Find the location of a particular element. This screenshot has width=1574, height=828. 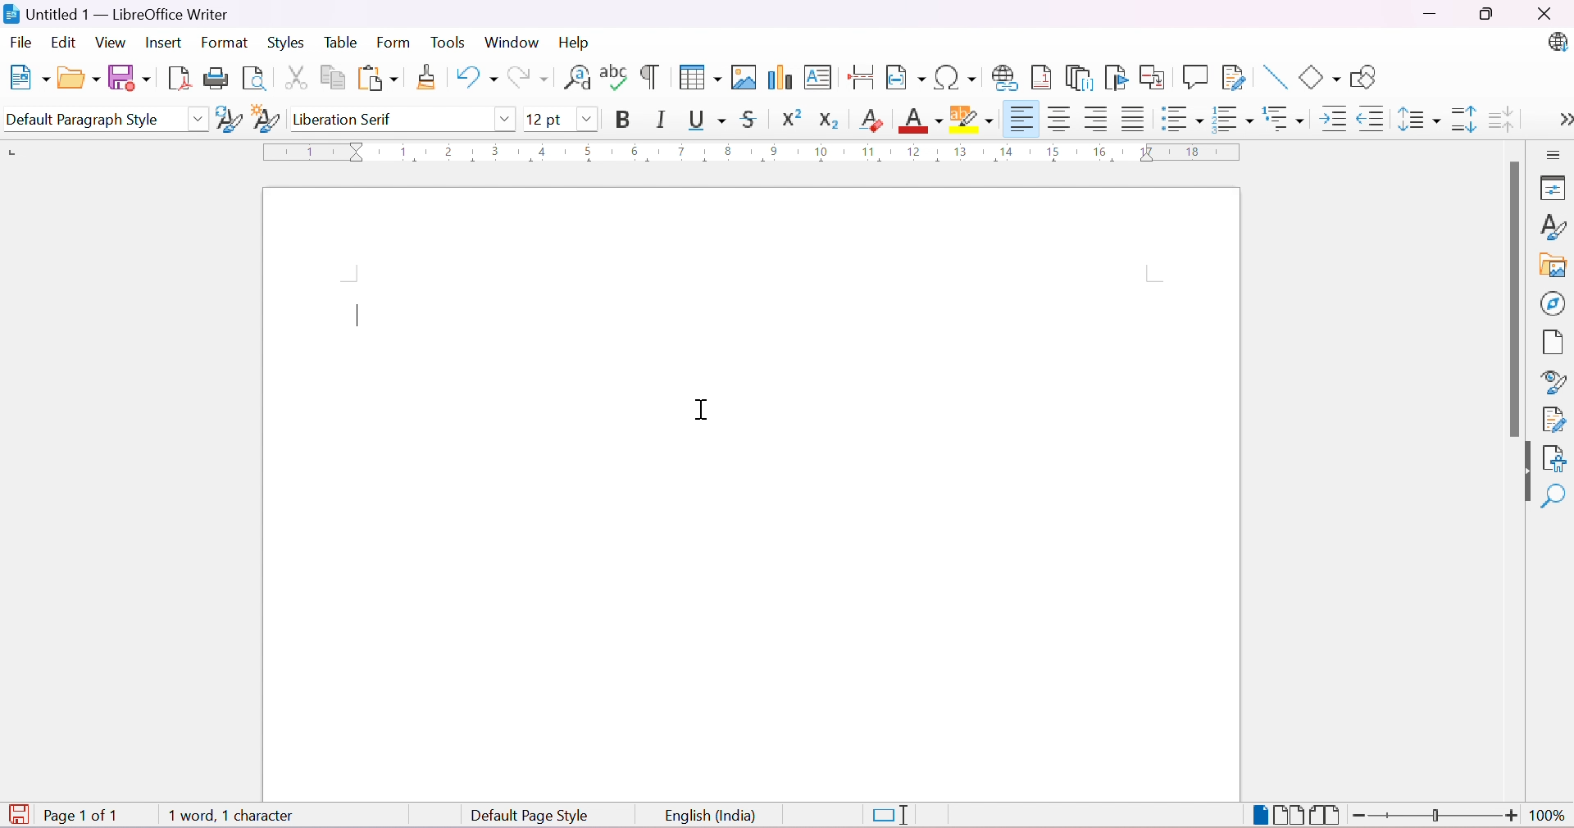

Italic is located at coordinates (661, 119).